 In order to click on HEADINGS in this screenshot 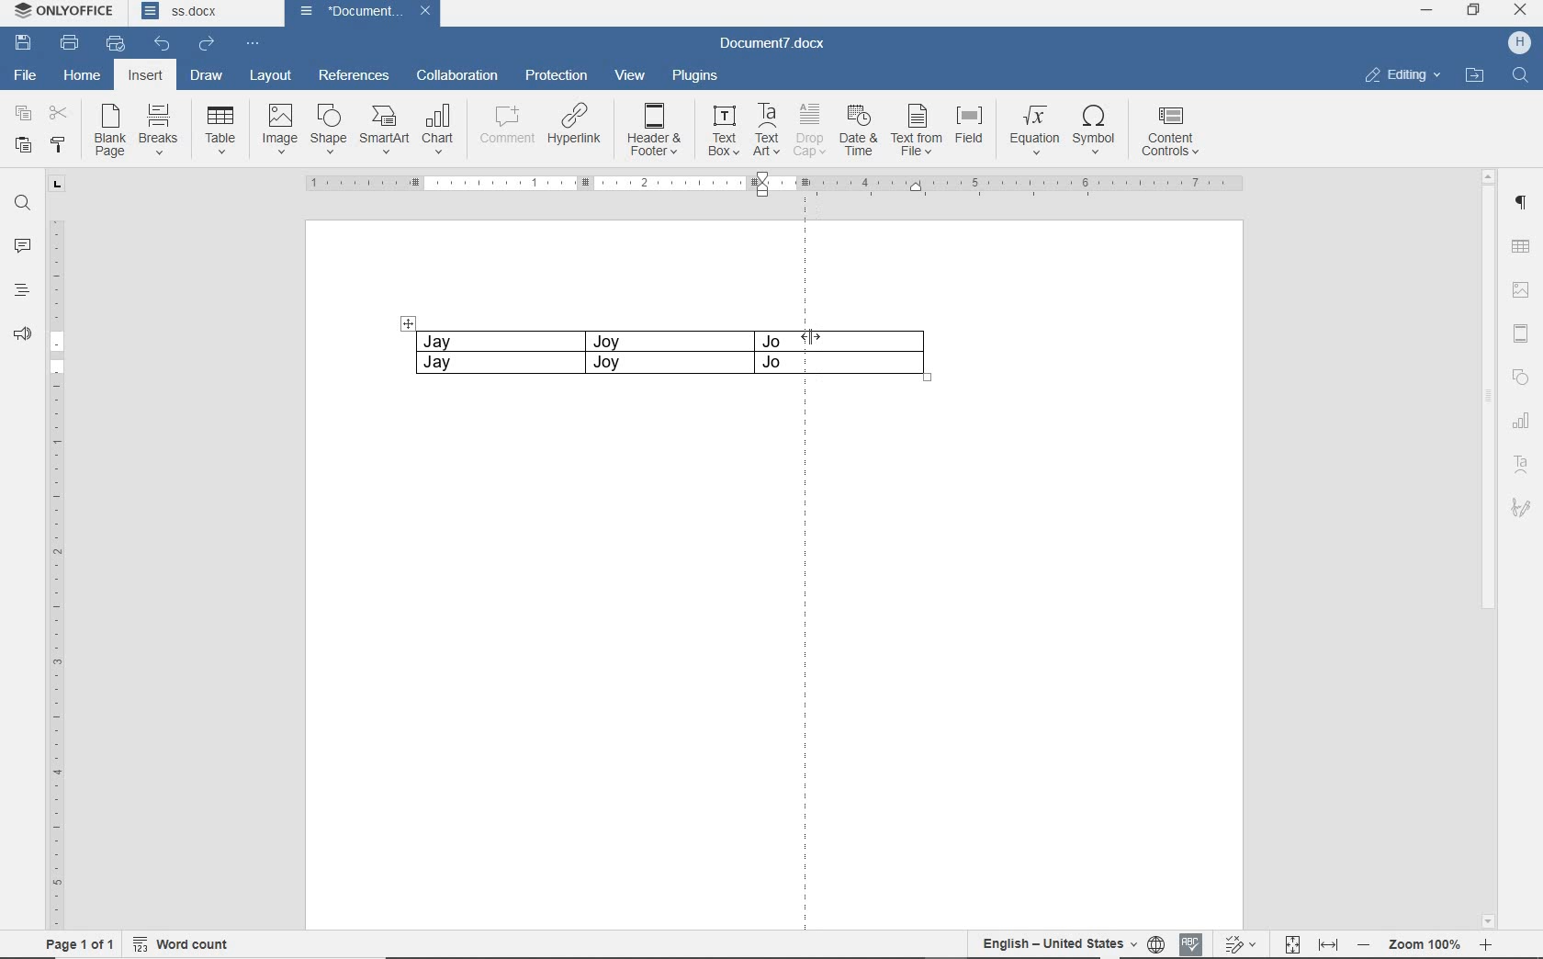, I will do `click(21, 292)`.